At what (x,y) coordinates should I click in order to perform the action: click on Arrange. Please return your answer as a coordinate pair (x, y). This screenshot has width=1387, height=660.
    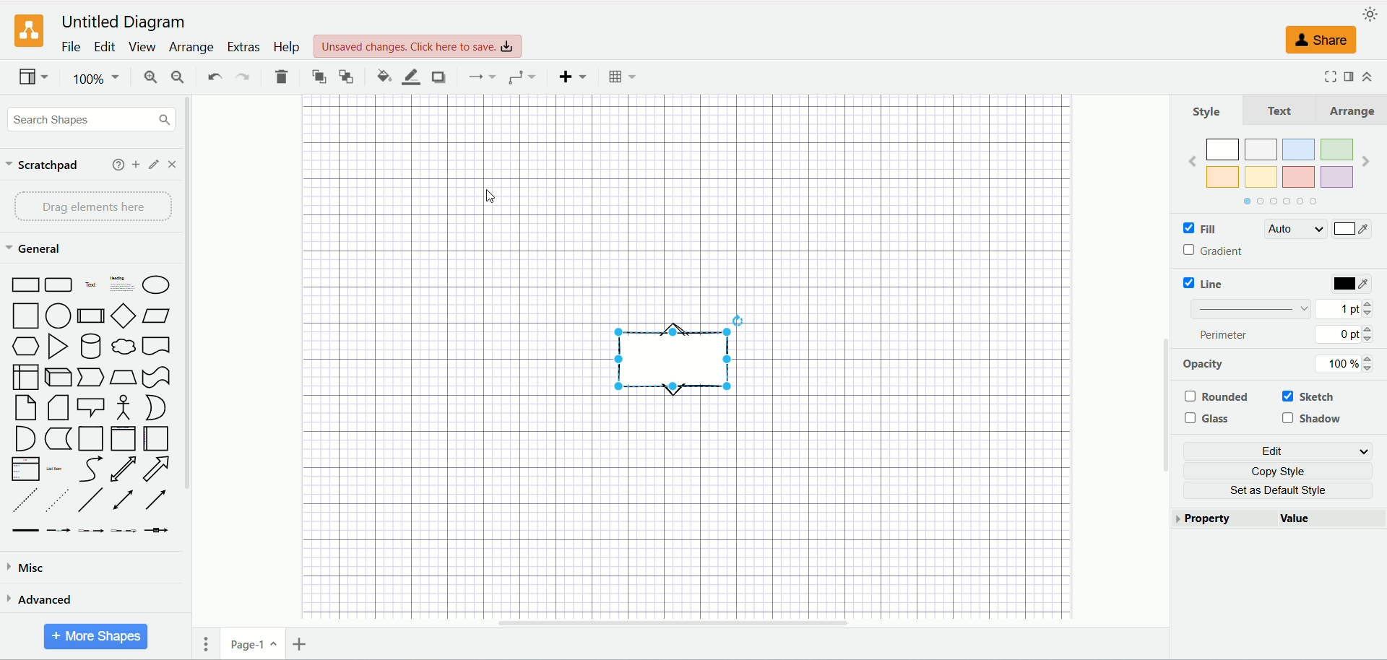
    Looking at the image, I should click on (1347, 110).